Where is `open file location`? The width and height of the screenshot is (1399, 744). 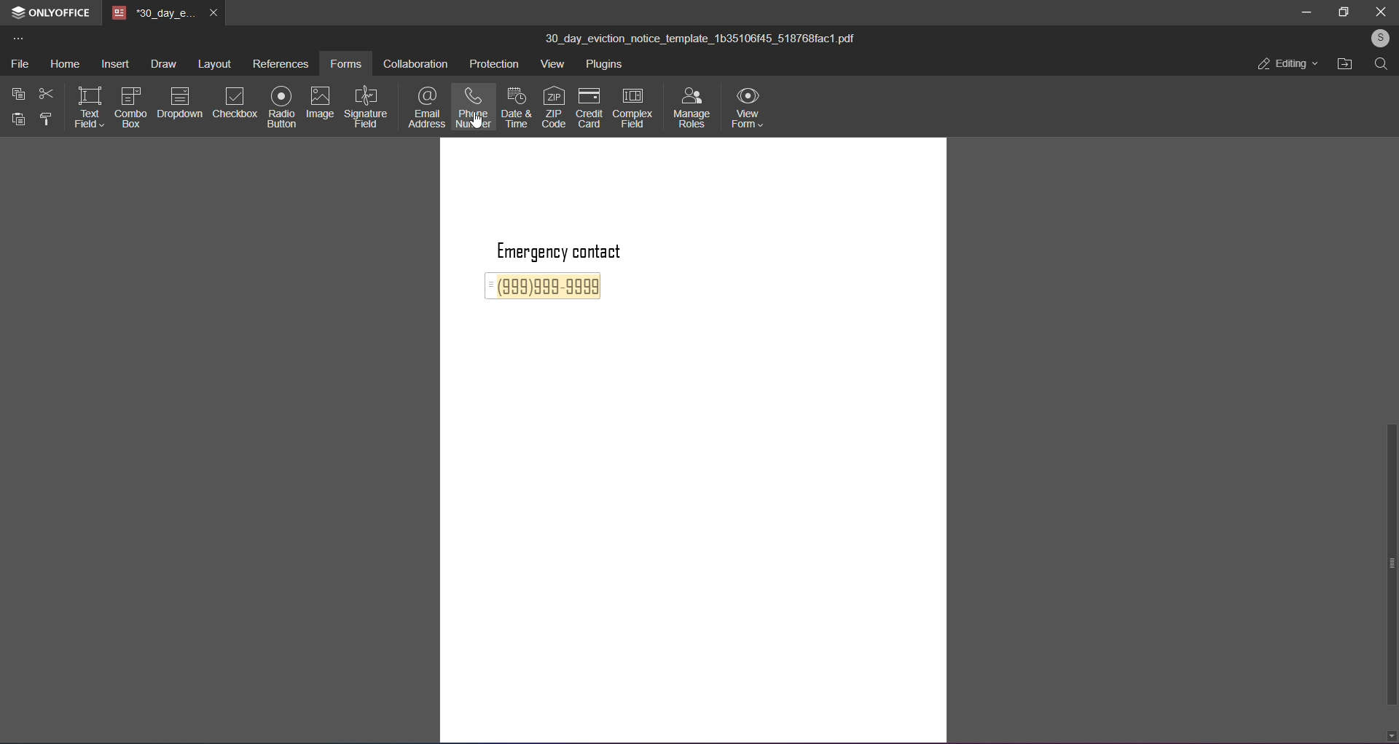
open file location is located at coordinates (1344, 65).